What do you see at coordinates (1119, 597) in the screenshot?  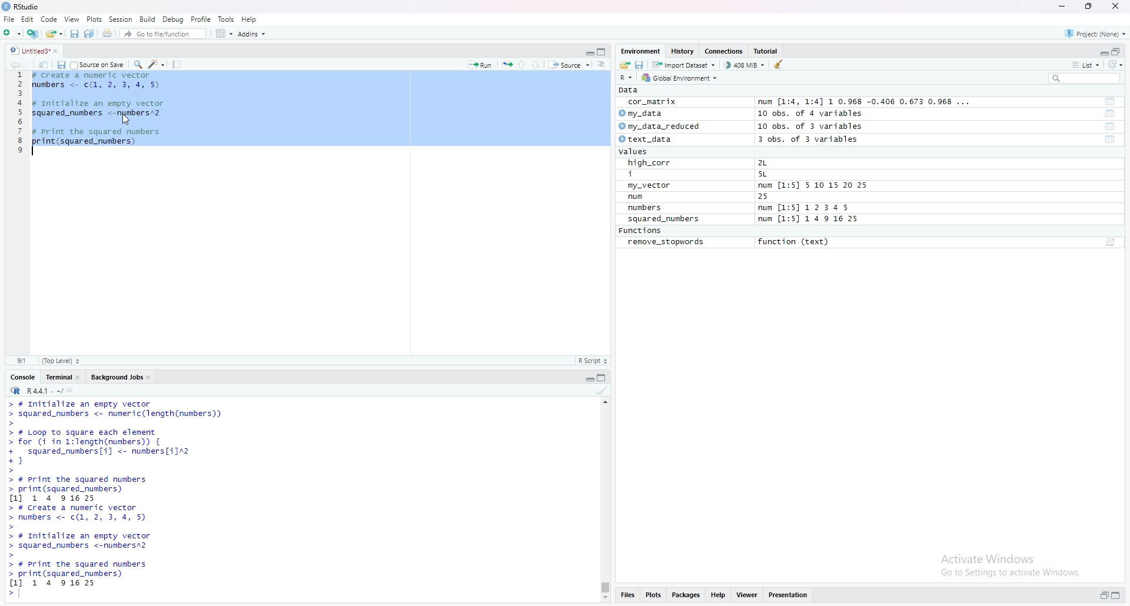 I see `maximize` at bounding box center [1119, 597].